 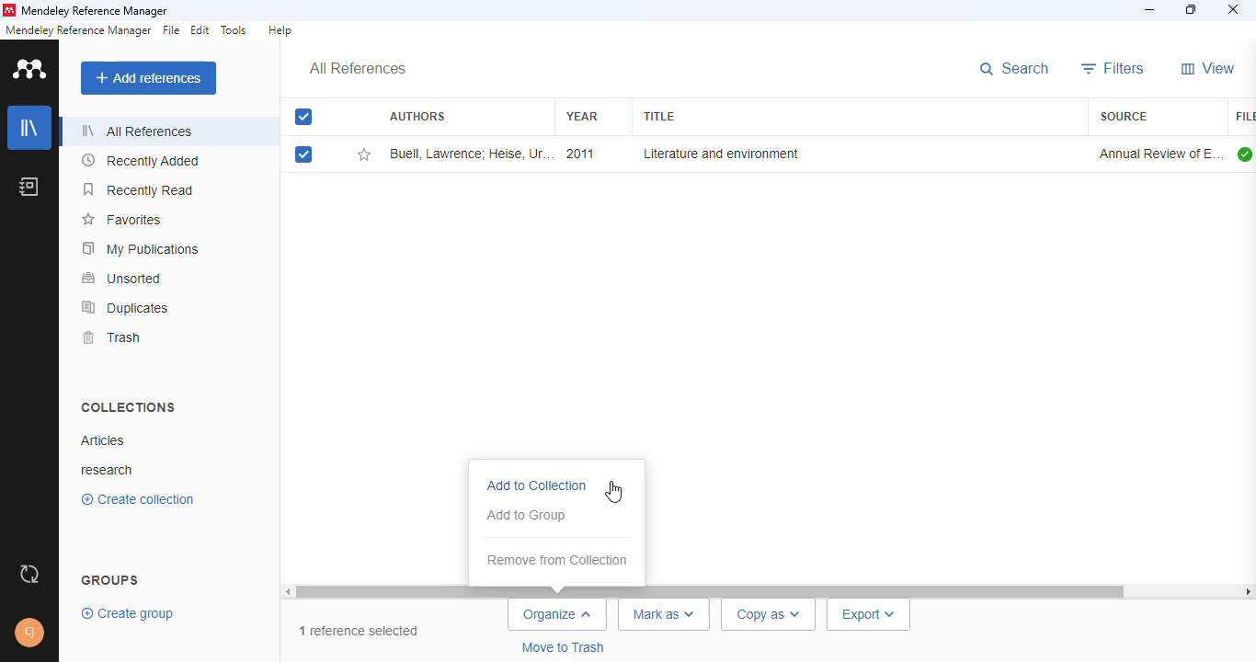 I want to click on all files downloaded, so click(x=1245, y=154).